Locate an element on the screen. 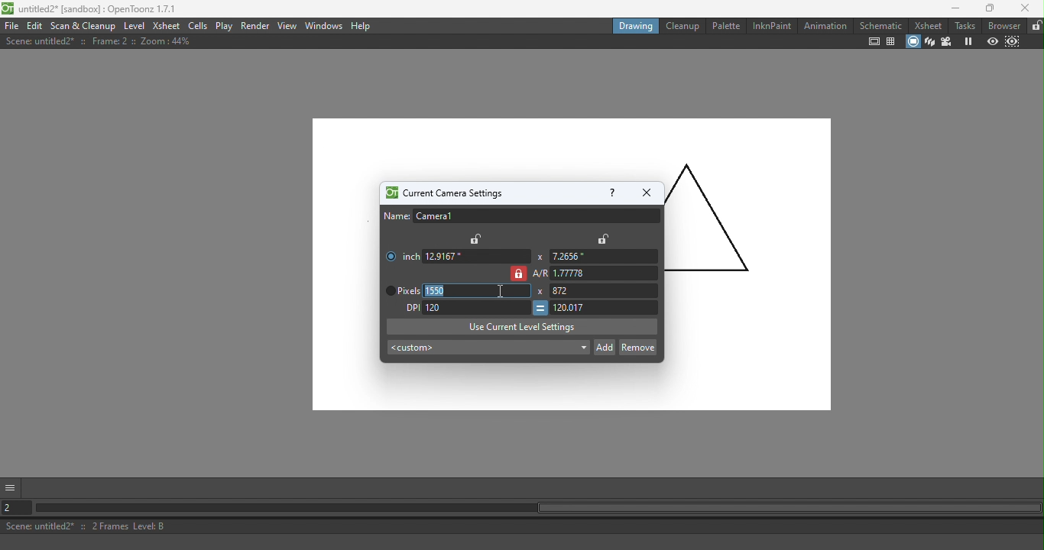  InknPaint is located at coordinates (773, 26).